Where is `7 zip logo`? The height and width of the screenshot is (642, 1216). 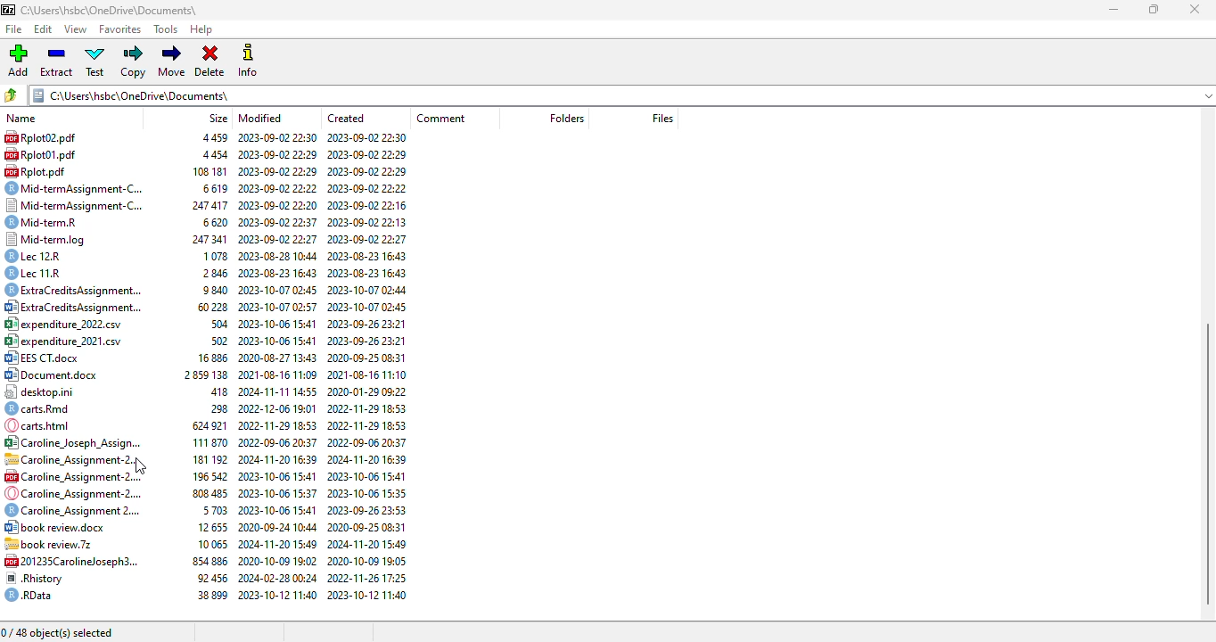 7 zip logo is located at coordinates (9, 11).